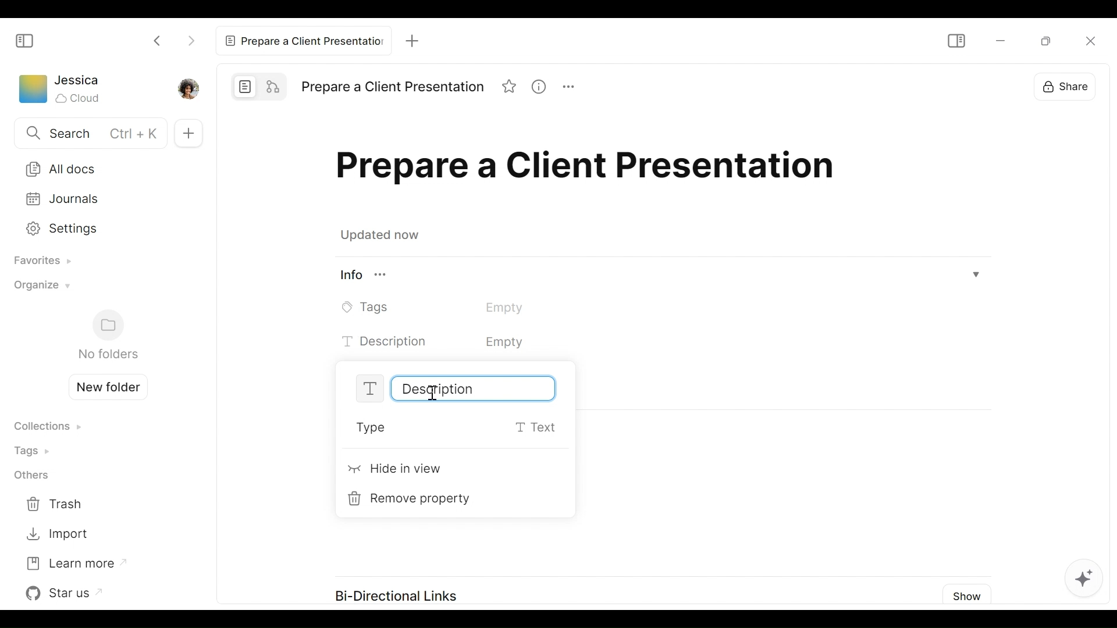 The height and width of the screenshot is (628, 1117). I want to click on Star us, so click(67, 593).